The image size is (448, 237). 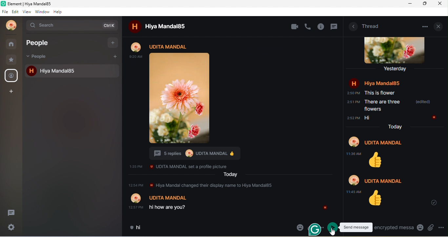 What do you see at coordinates (135, 57) in the screenshot?
I see `9:20 AM` at bounding box center [135, 57].